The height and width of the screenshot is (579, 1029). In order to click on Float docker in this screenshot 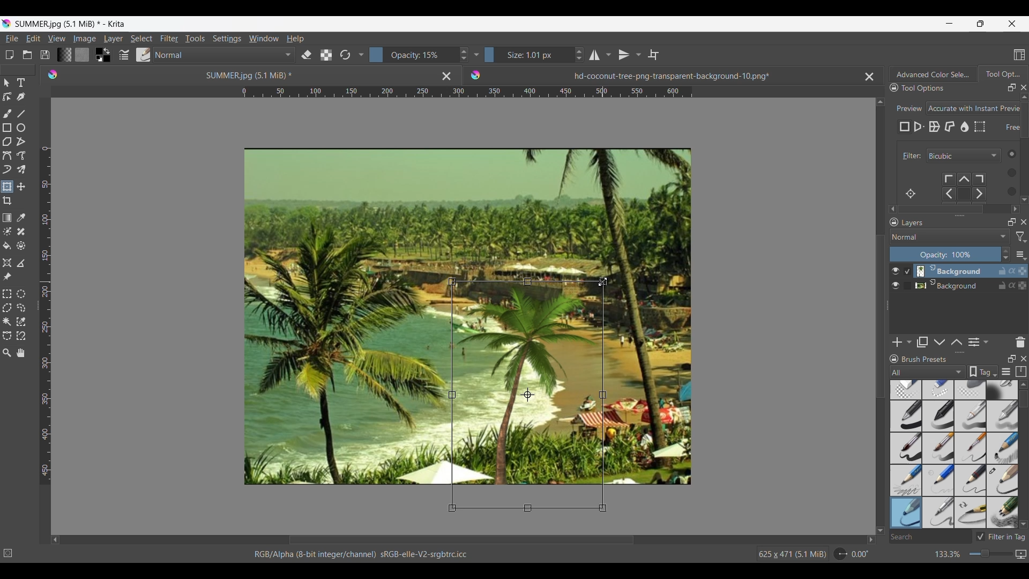, I will do `click(1012, 88)`.